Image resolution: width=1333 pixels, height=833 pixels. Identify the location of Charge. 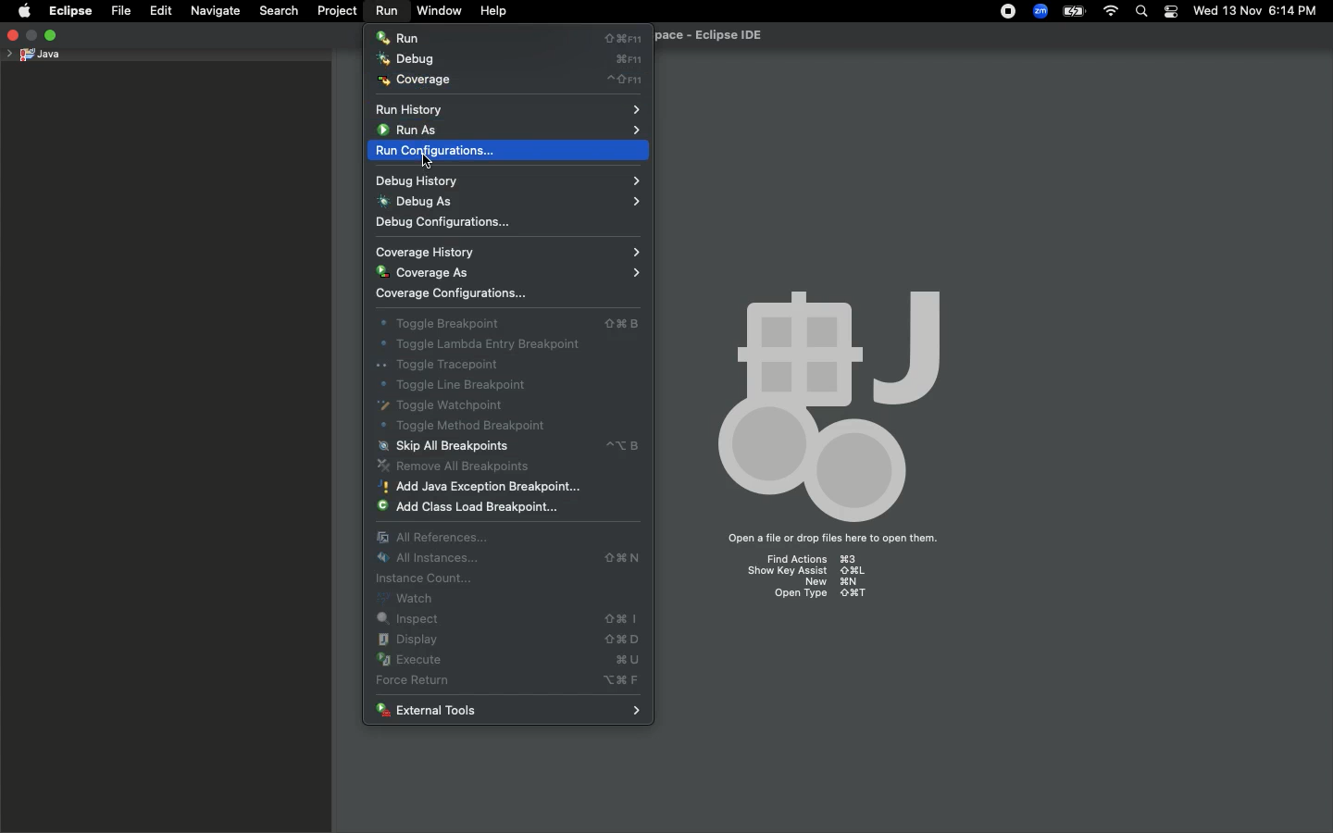
(1074, 13).